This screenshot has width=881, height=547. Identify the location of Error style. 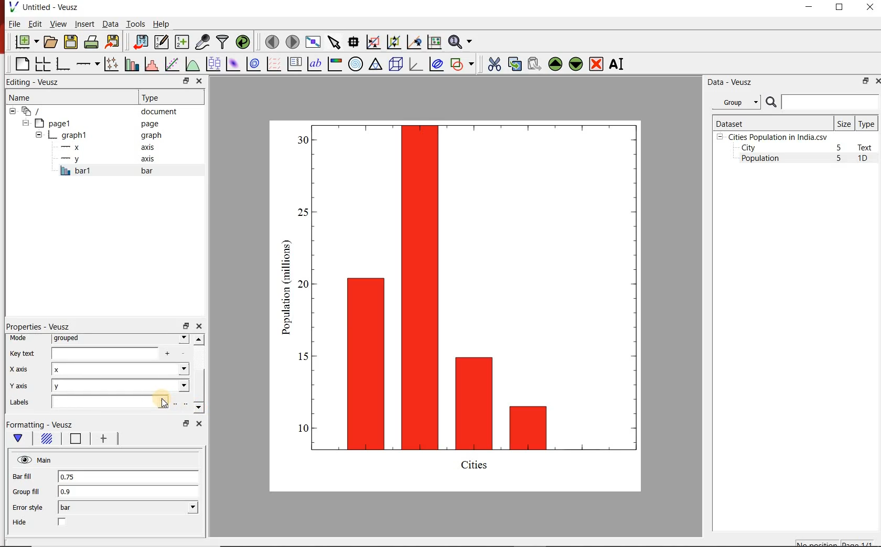
(27, 508).